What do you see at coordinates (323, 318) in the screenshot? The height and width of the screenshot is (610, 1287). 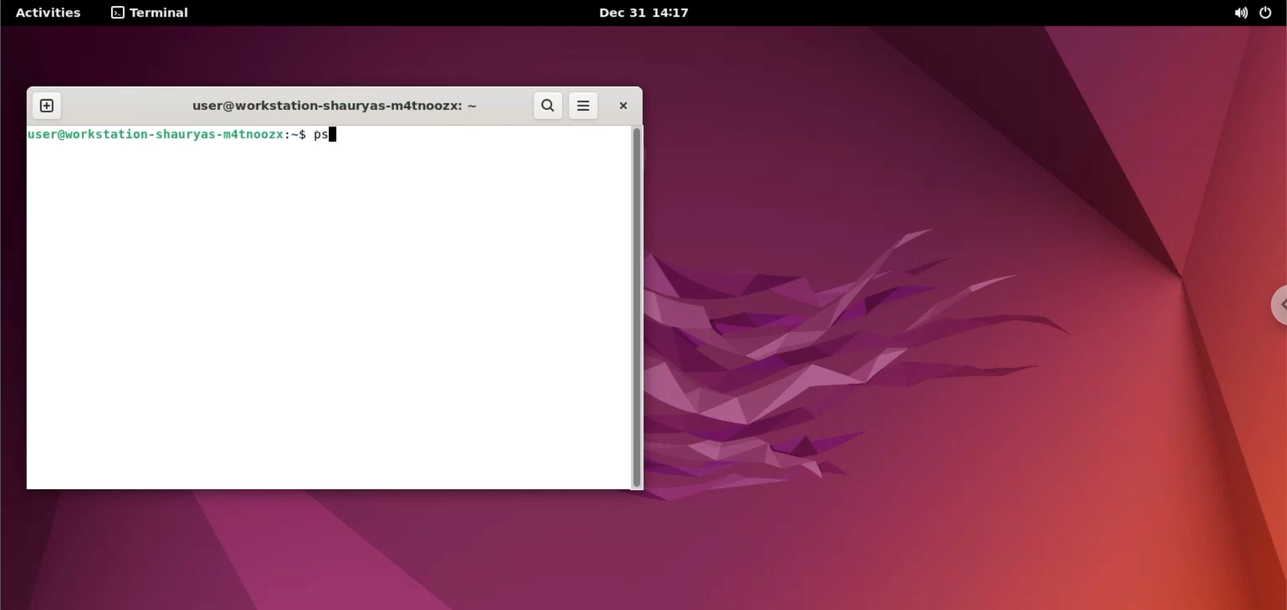 I see `command input box` at bounding box center [323, 318].